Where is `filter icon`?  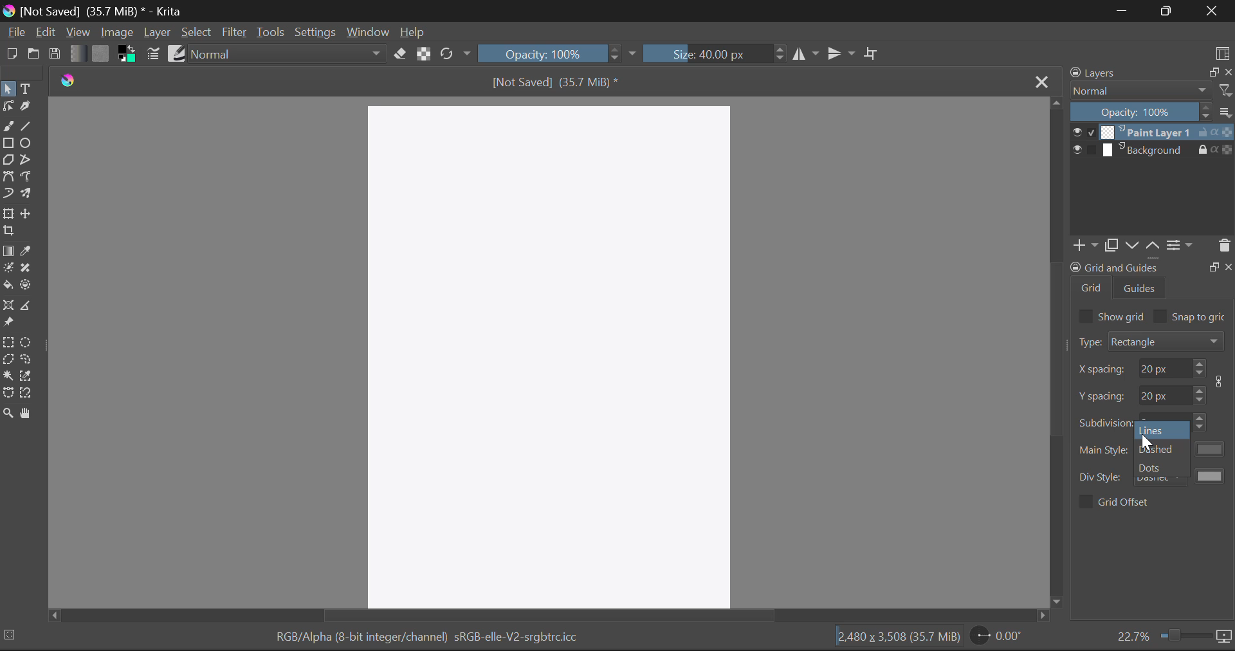 filter icon is located at coordinates (1225, 90).